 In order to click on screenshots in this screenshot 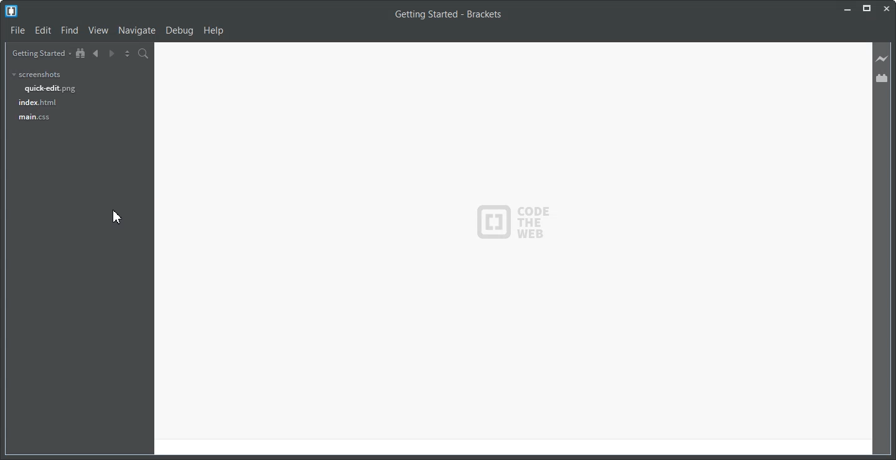, I will do `click(37, 75)`.